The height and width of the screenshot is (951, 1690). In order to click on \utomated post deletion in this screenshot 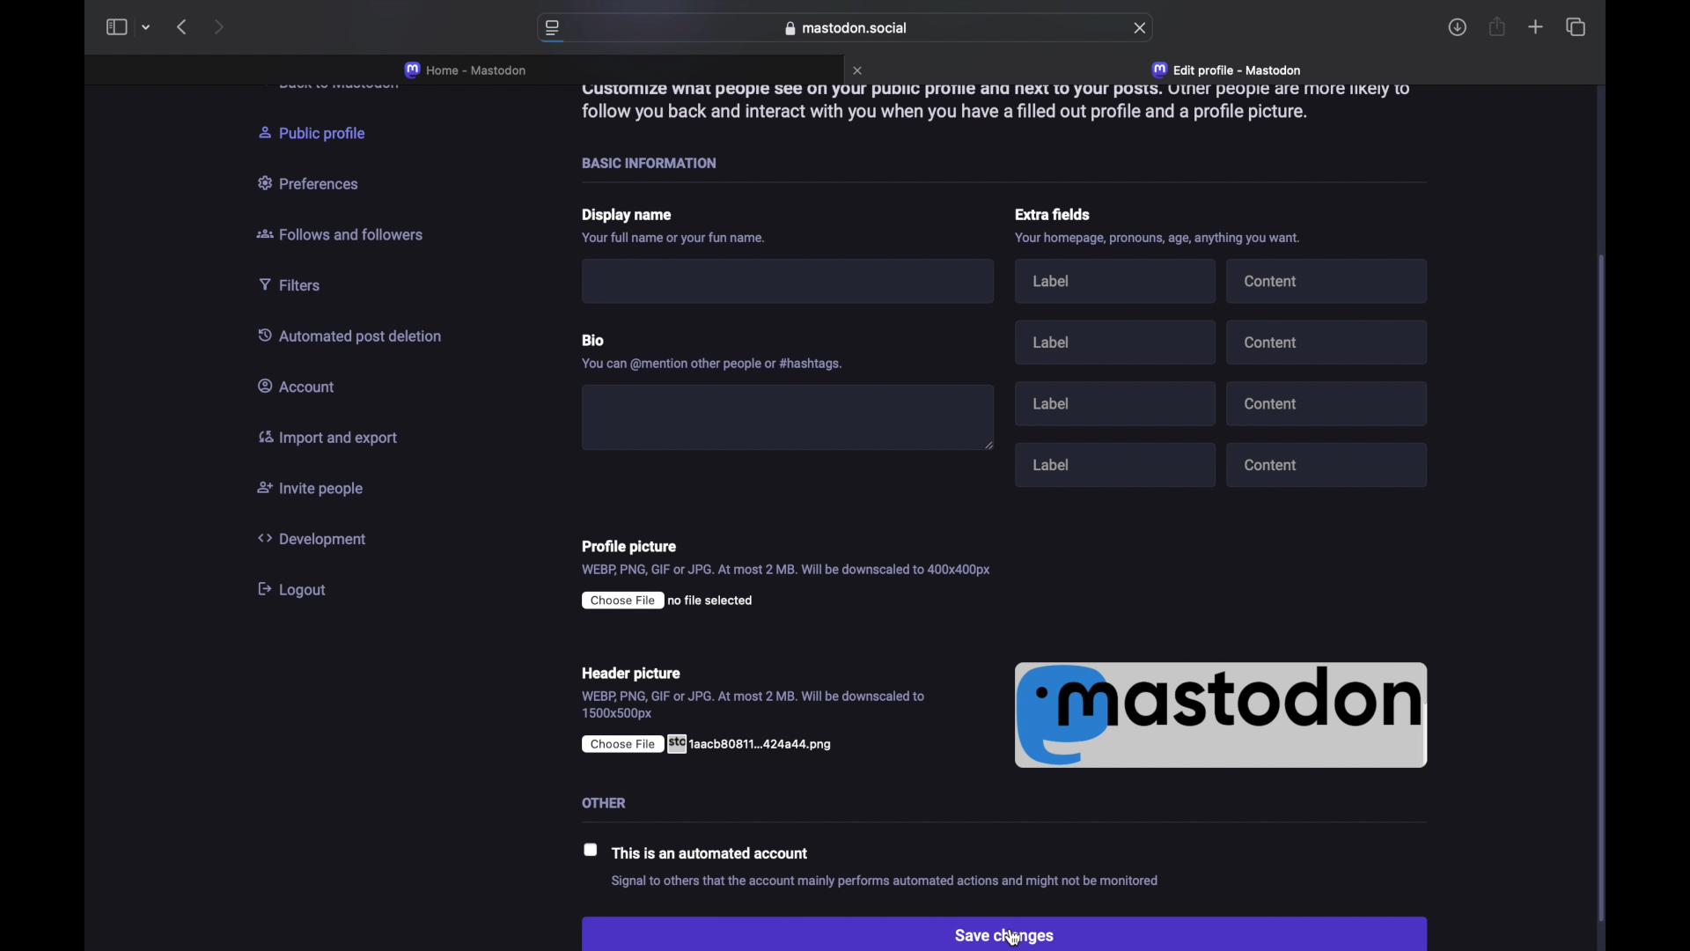, I will do `click(348, 335)`.